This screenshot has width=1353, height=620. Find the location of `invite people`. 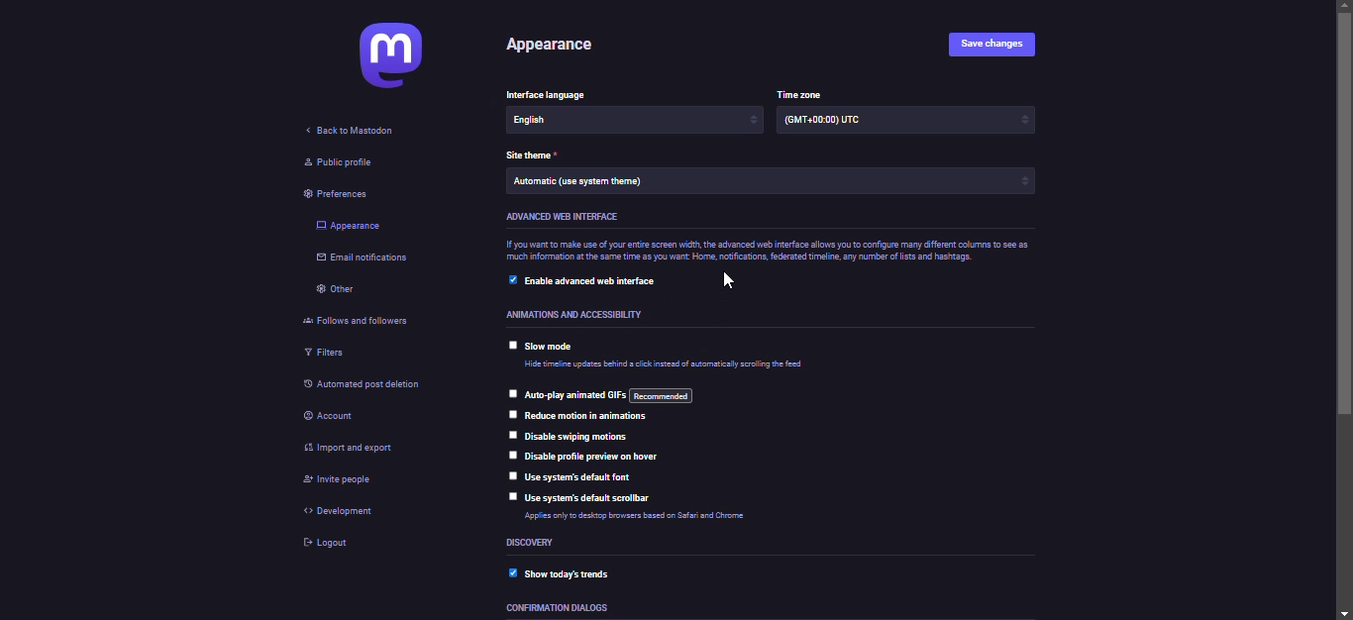

invite people is located at coordinates (331, 482).